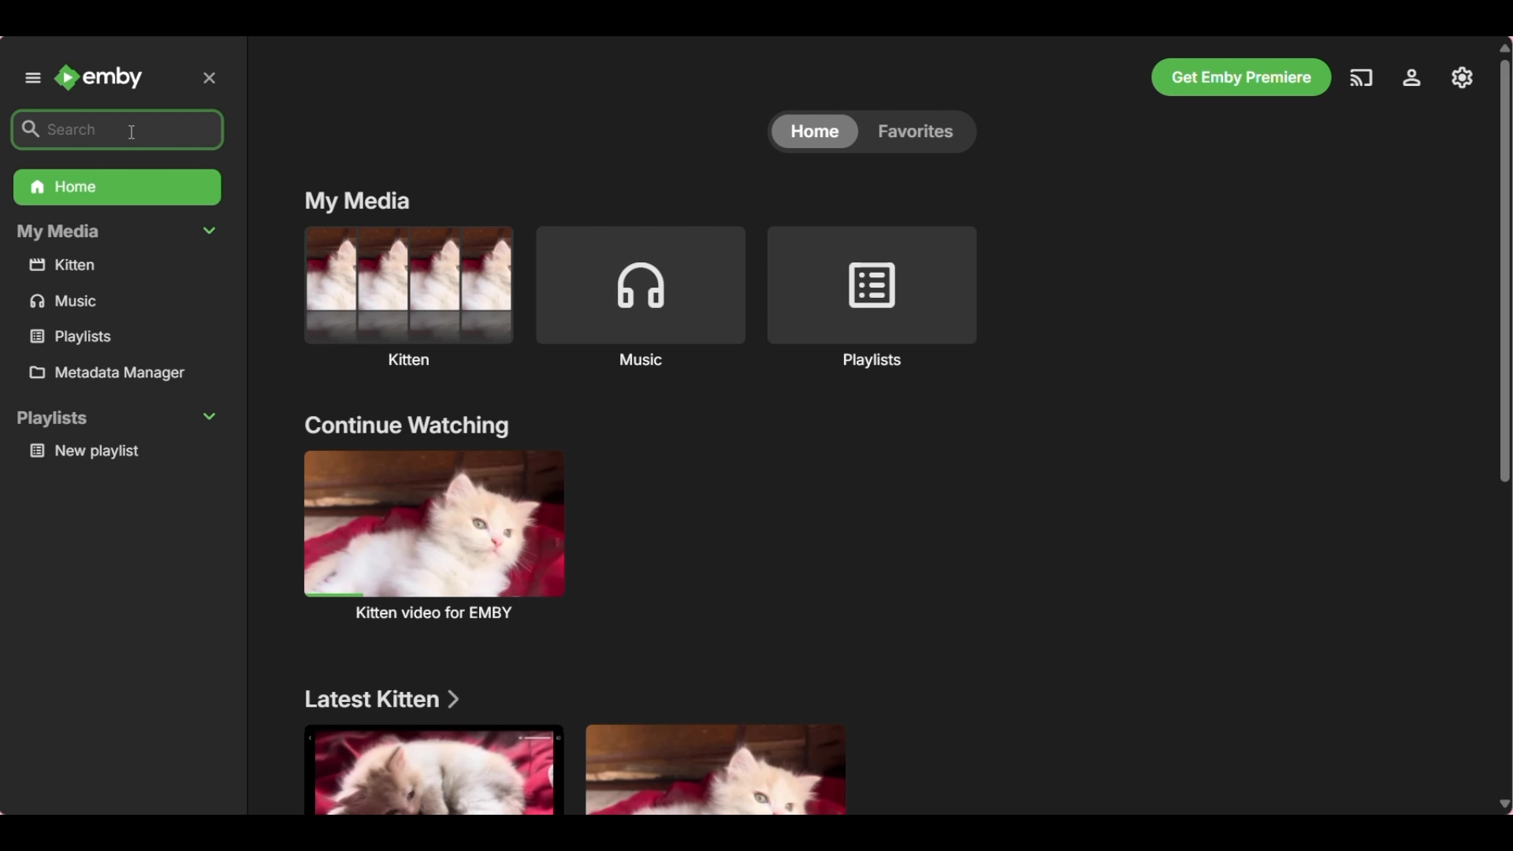 This screenshot has width=1513, height=851. Describe the element at coordinates (405, 295) in the screenshot. I see `Kitten` at that location.